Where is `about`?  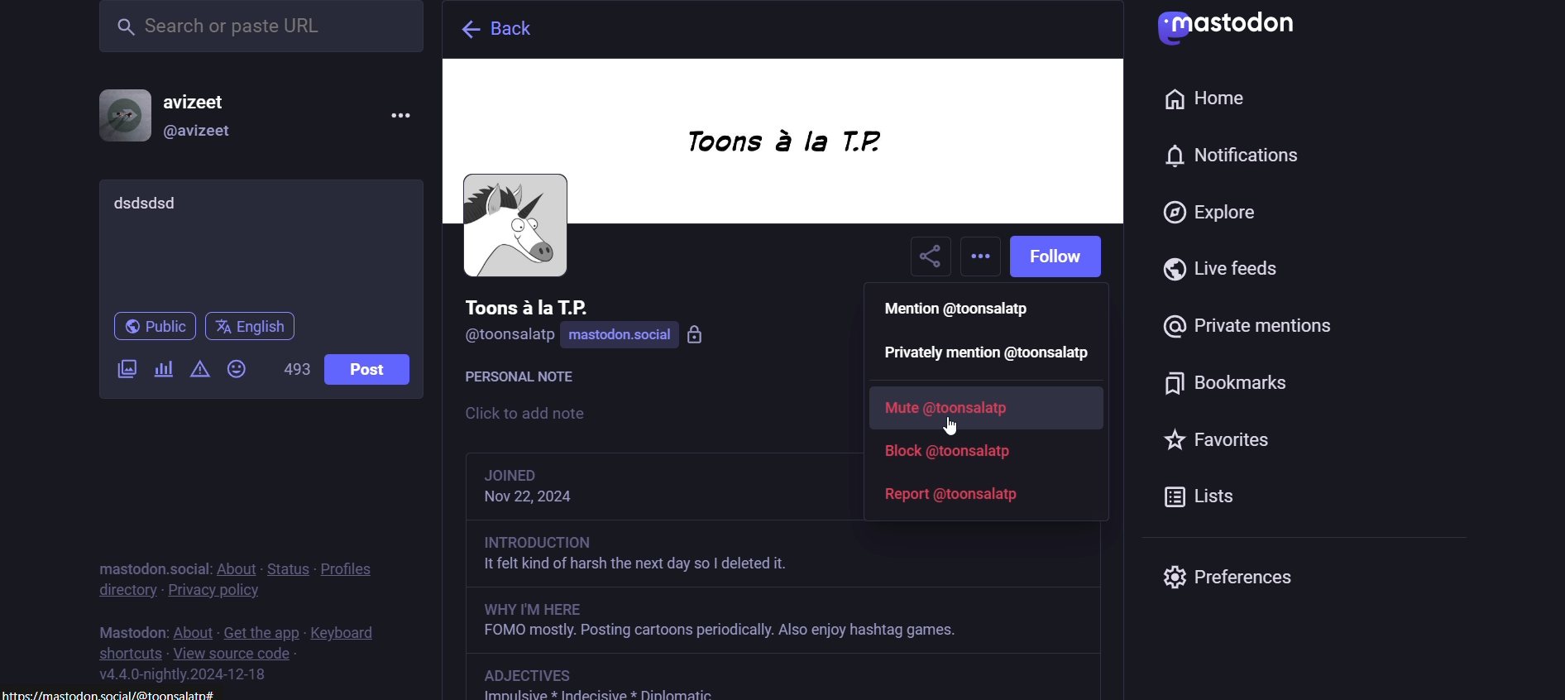
about is located at coordinates (191, 626).